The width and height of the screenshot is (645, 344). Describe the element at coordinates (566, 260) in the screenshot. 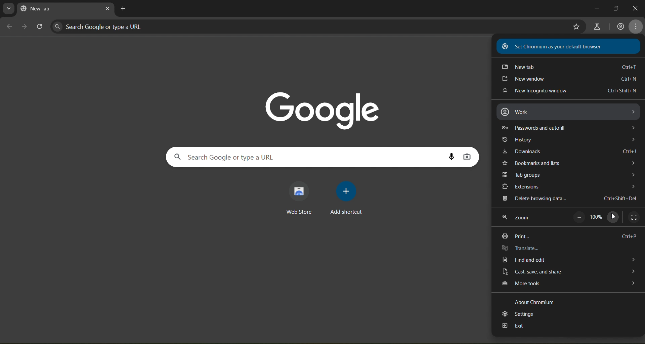

I see `find and edit` at that location.